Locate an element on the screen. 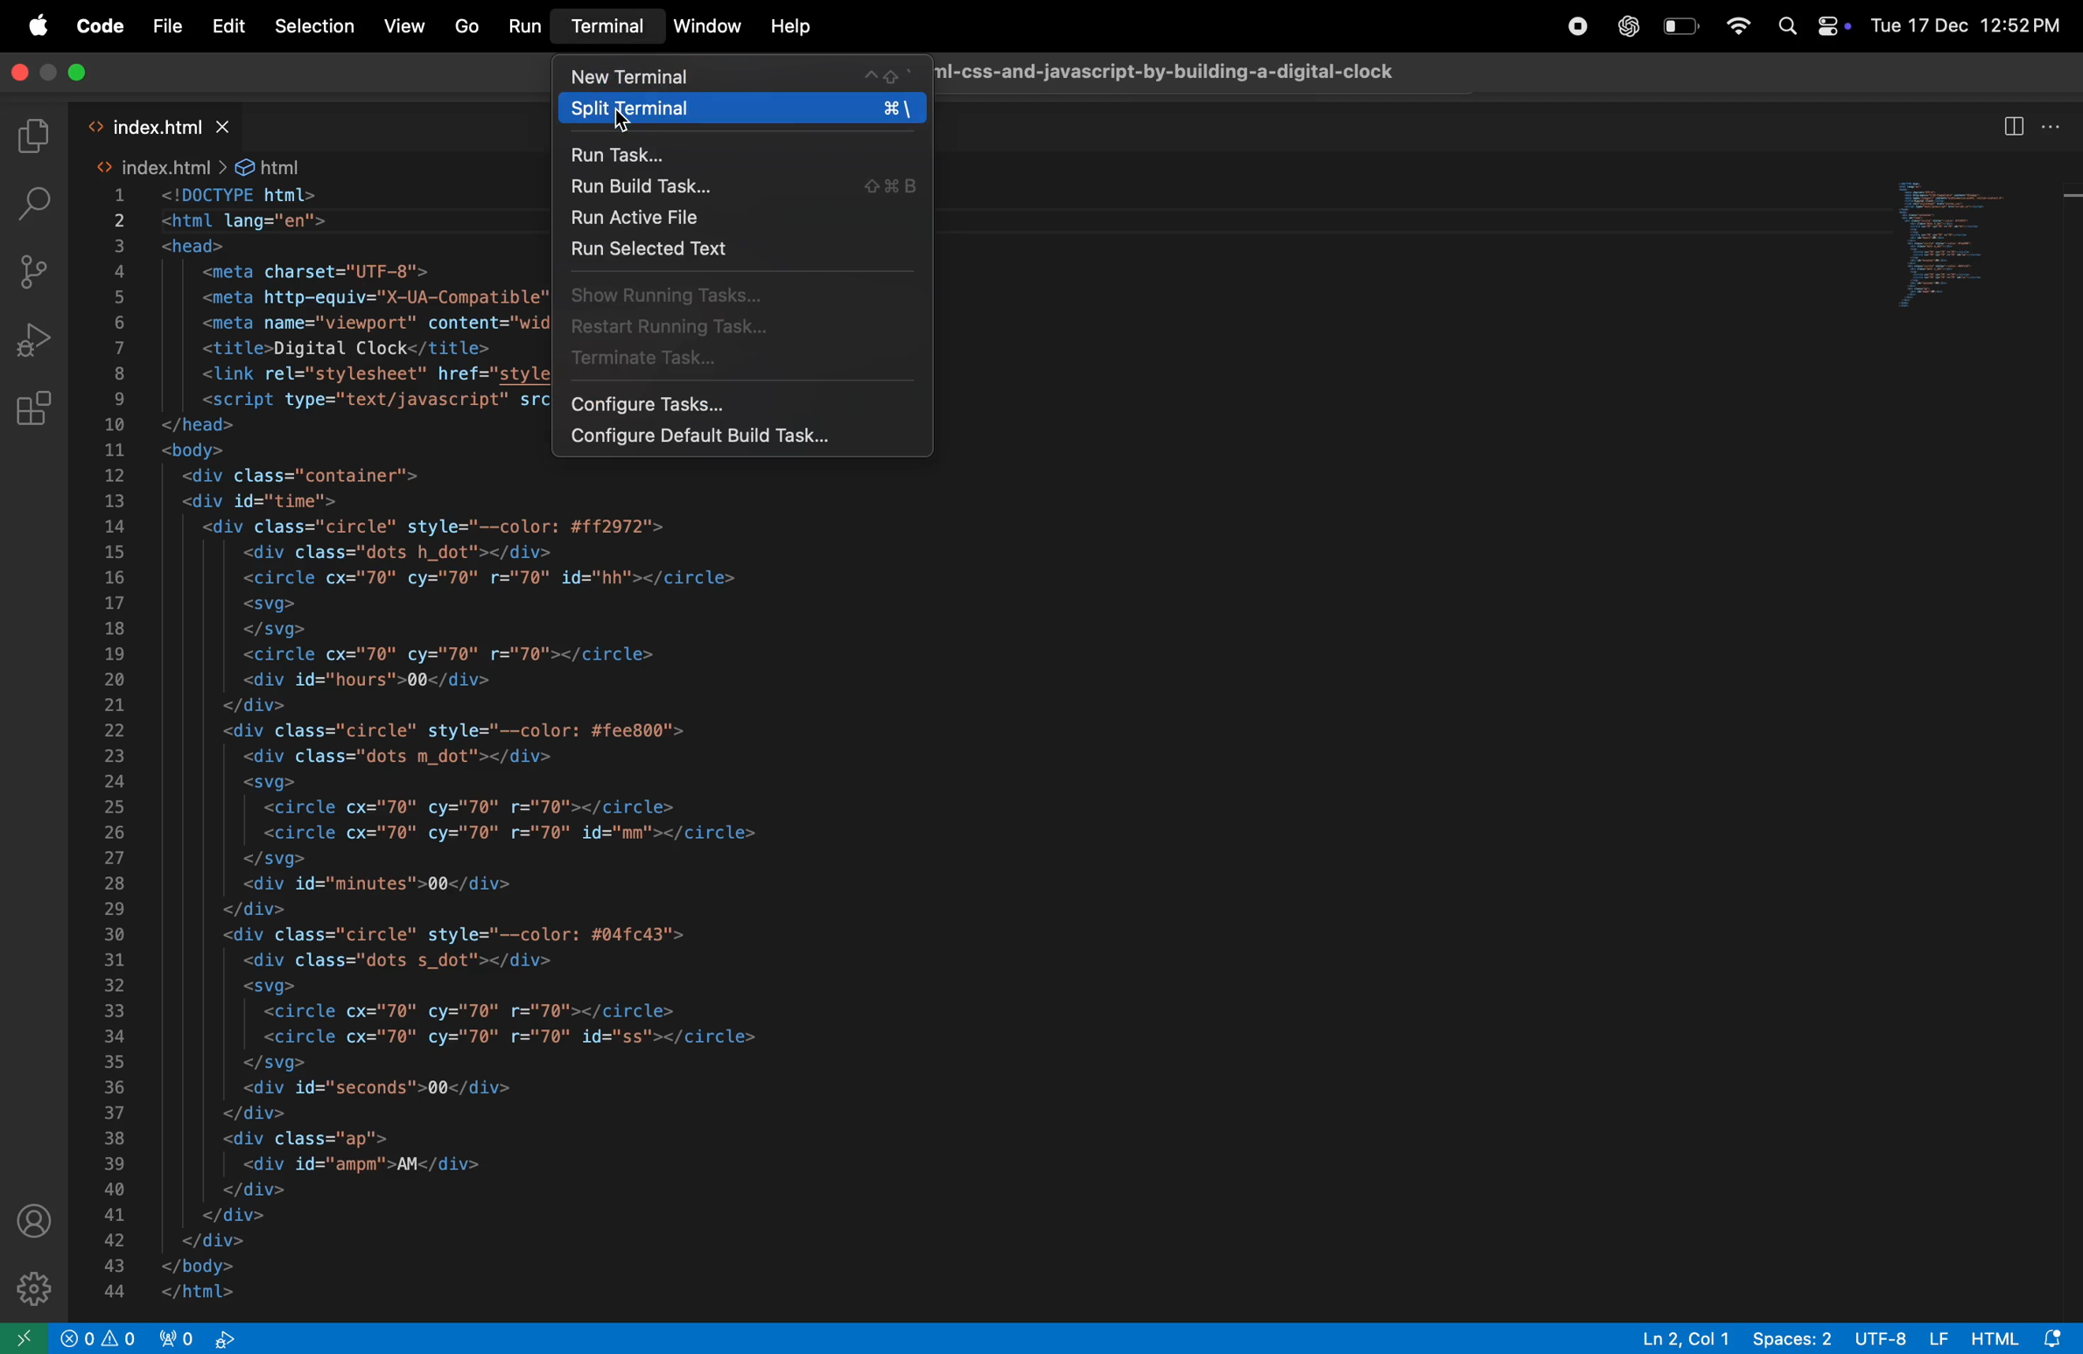 The width and height of the screenshot is (2083, 1354). configure default build tasks is located at coordinates (742, 440).